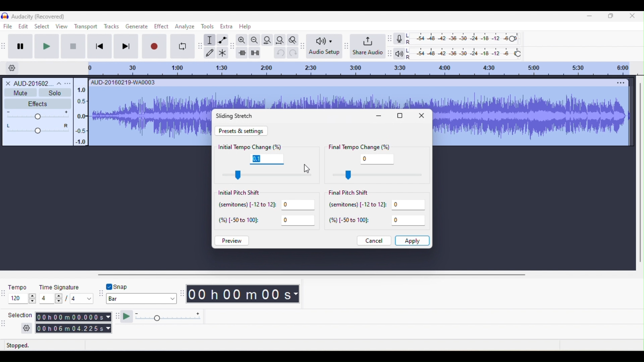  What do you see at coordinates (21, 26) in the screenshot?
I see `edit` at bounding box center [21, 26].